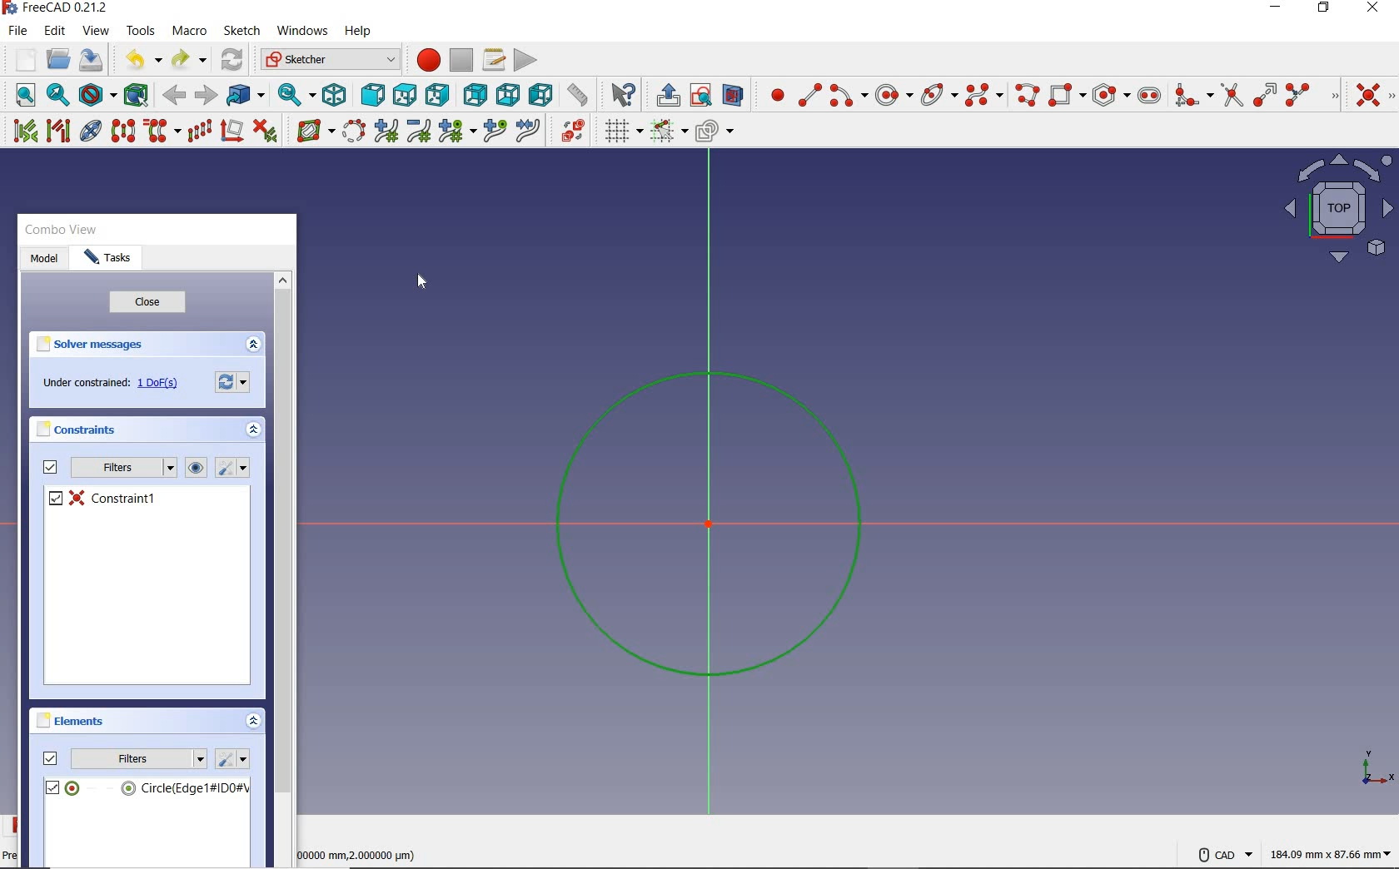 This screenshot has height=869, width=1399. What do you see at coordinates (90, 60) in the screenshot?
I see `save` at bounding box center [90, 60].